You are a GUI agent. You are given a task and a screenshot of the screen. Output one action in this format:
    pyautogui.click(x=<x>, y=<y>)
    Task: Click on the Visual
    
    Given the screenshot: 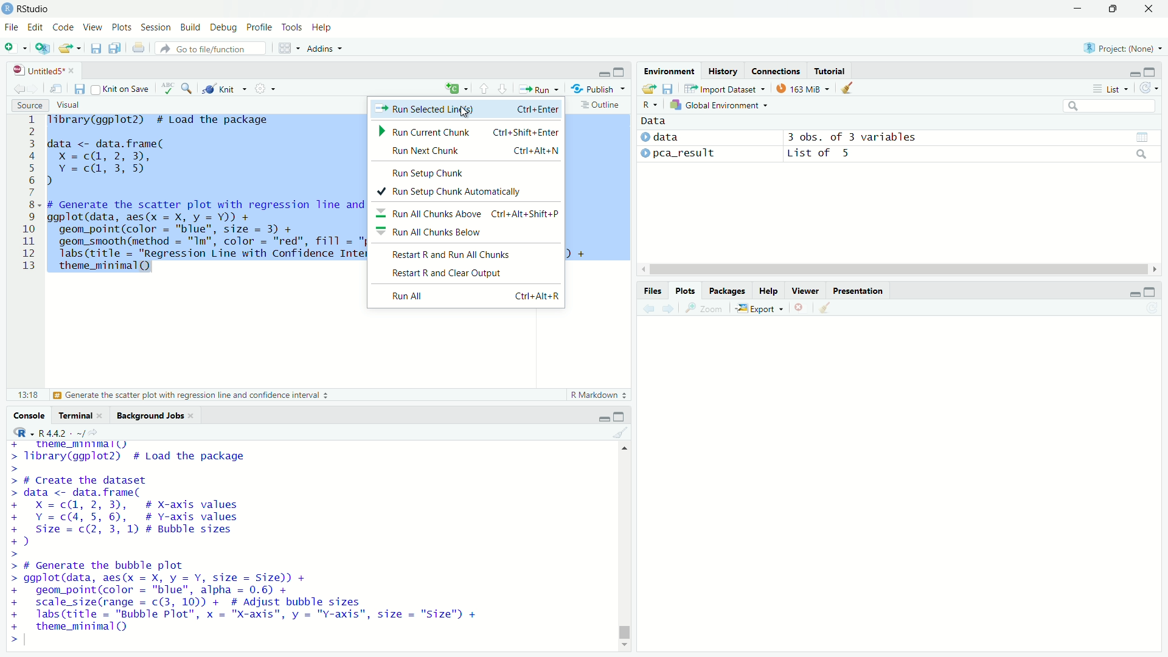 What is the action you would take?
    pyautogui.click(x=68, y=105)
    